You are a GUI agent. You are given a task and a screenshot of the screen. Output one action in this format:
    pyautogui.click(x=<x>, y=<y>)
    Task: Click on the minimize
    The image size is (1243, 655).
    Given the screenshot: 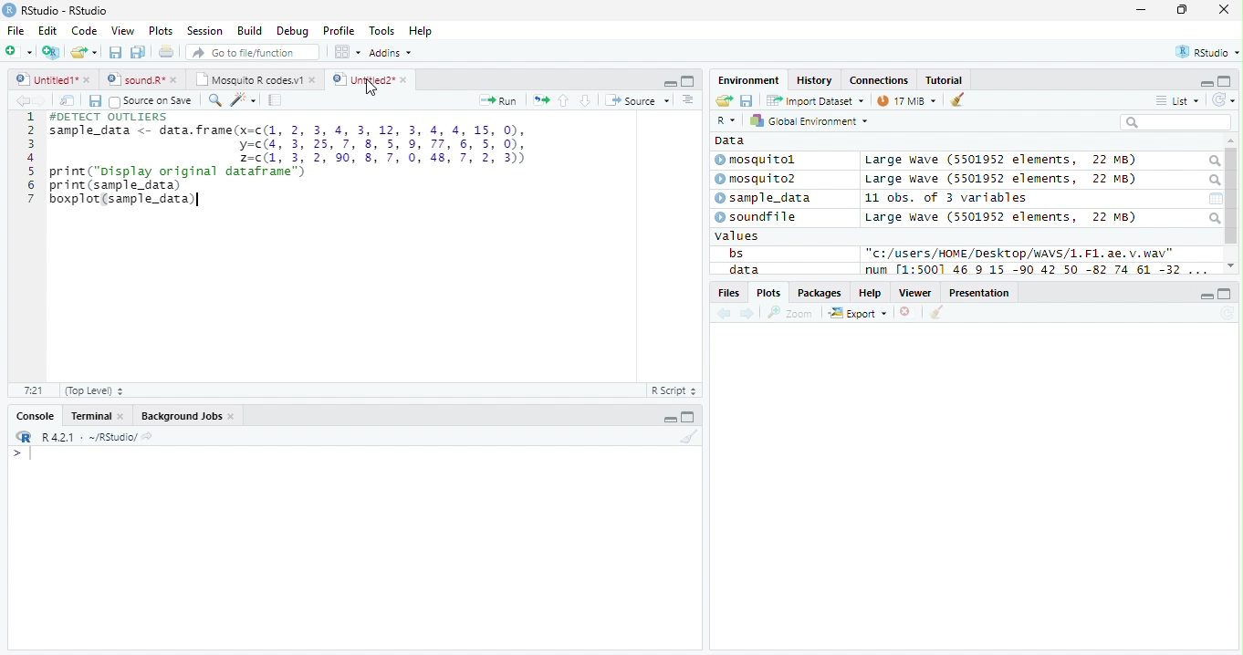 What is the action you would take?
    pyautogui.click(x=1143, y=9)
    